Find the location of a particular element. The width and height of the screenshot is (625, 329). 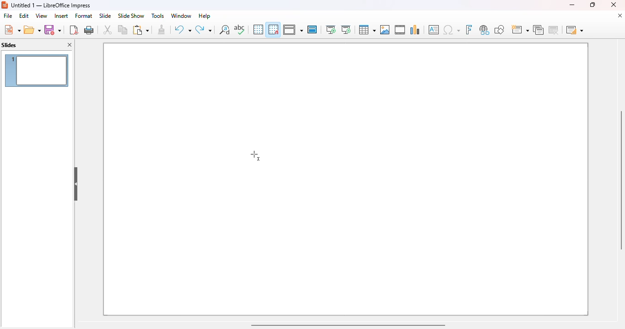

tools is located at coordinates (157, 16).